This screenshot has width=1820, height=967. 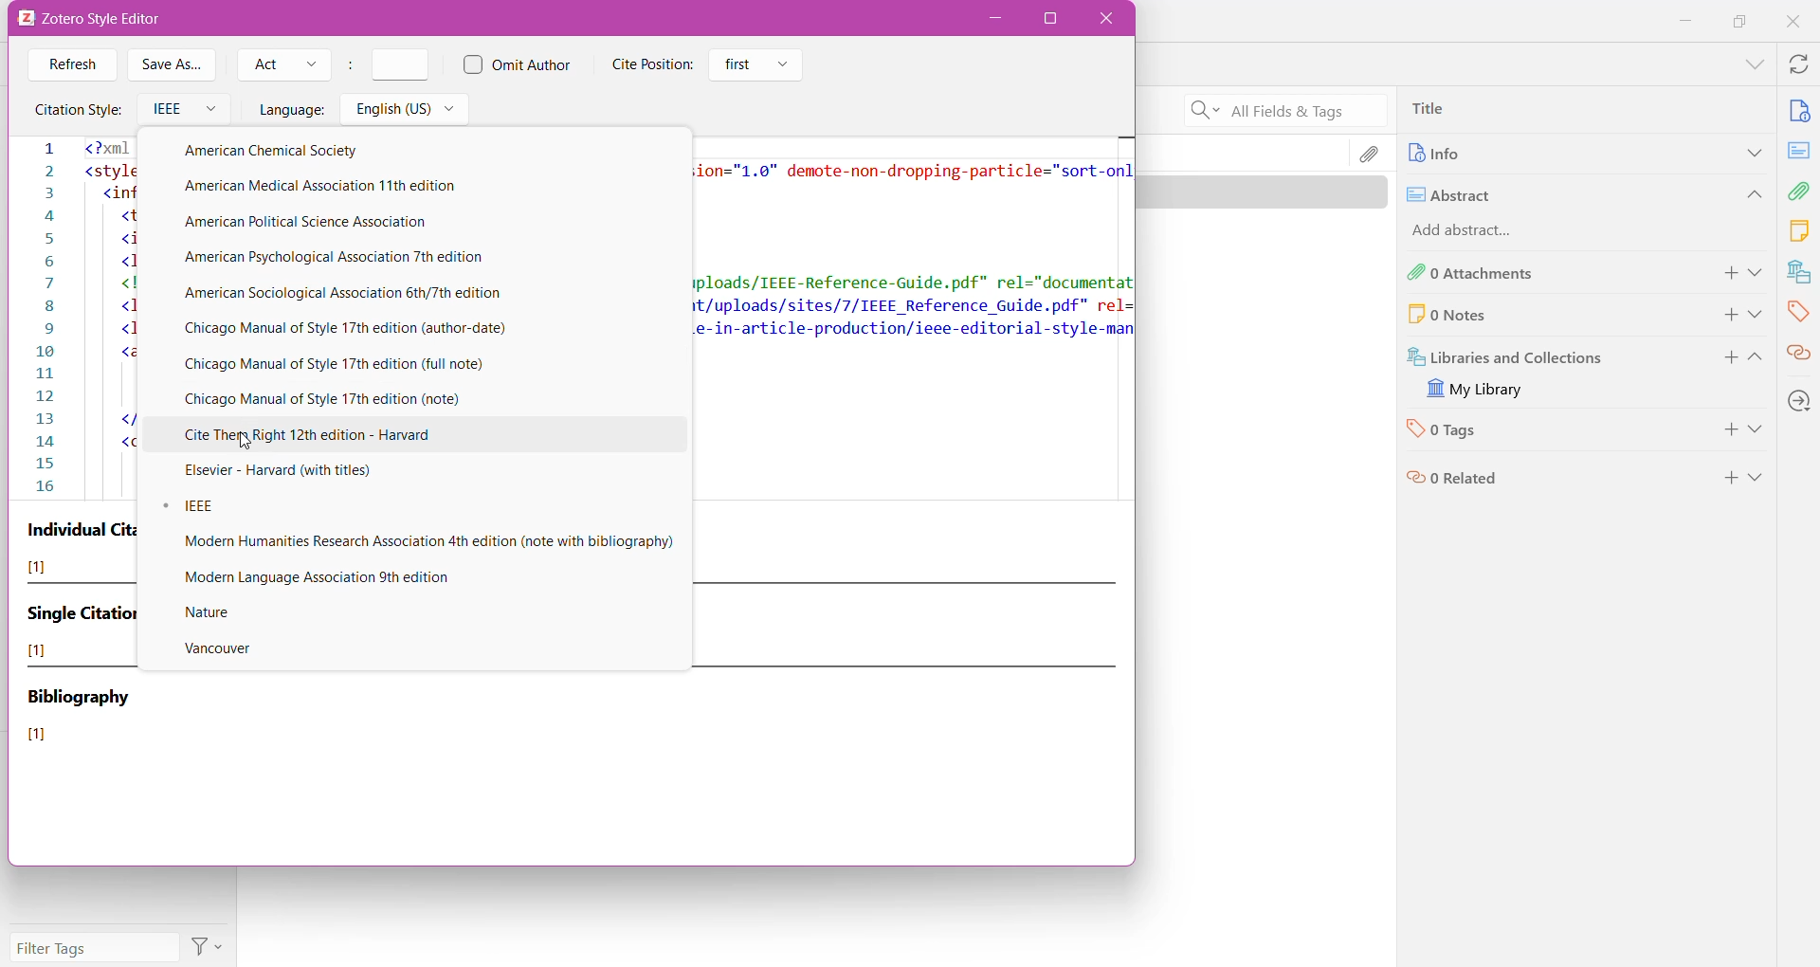 What do you see at coordinates (358, 257) in the screenshot?
I see `American Psychological Association 7th Edition` at bounding box center [358, 257].